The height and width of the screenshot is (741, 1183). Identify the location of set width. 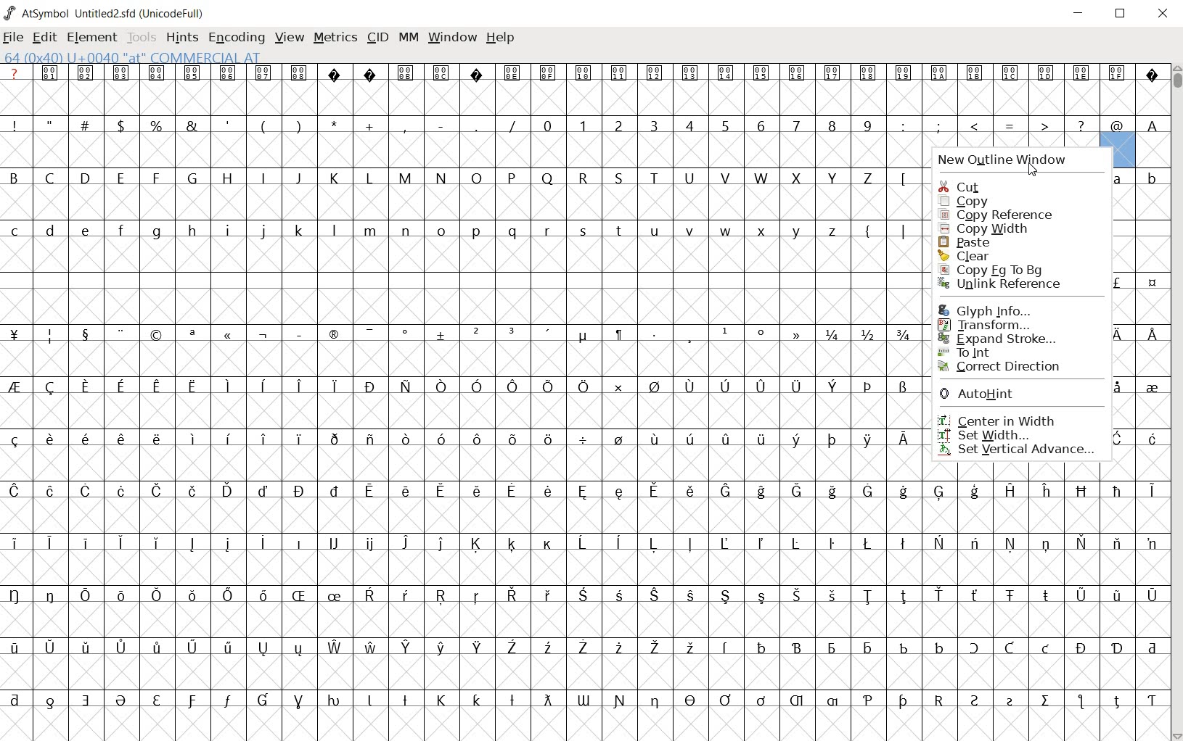
(986, 435).